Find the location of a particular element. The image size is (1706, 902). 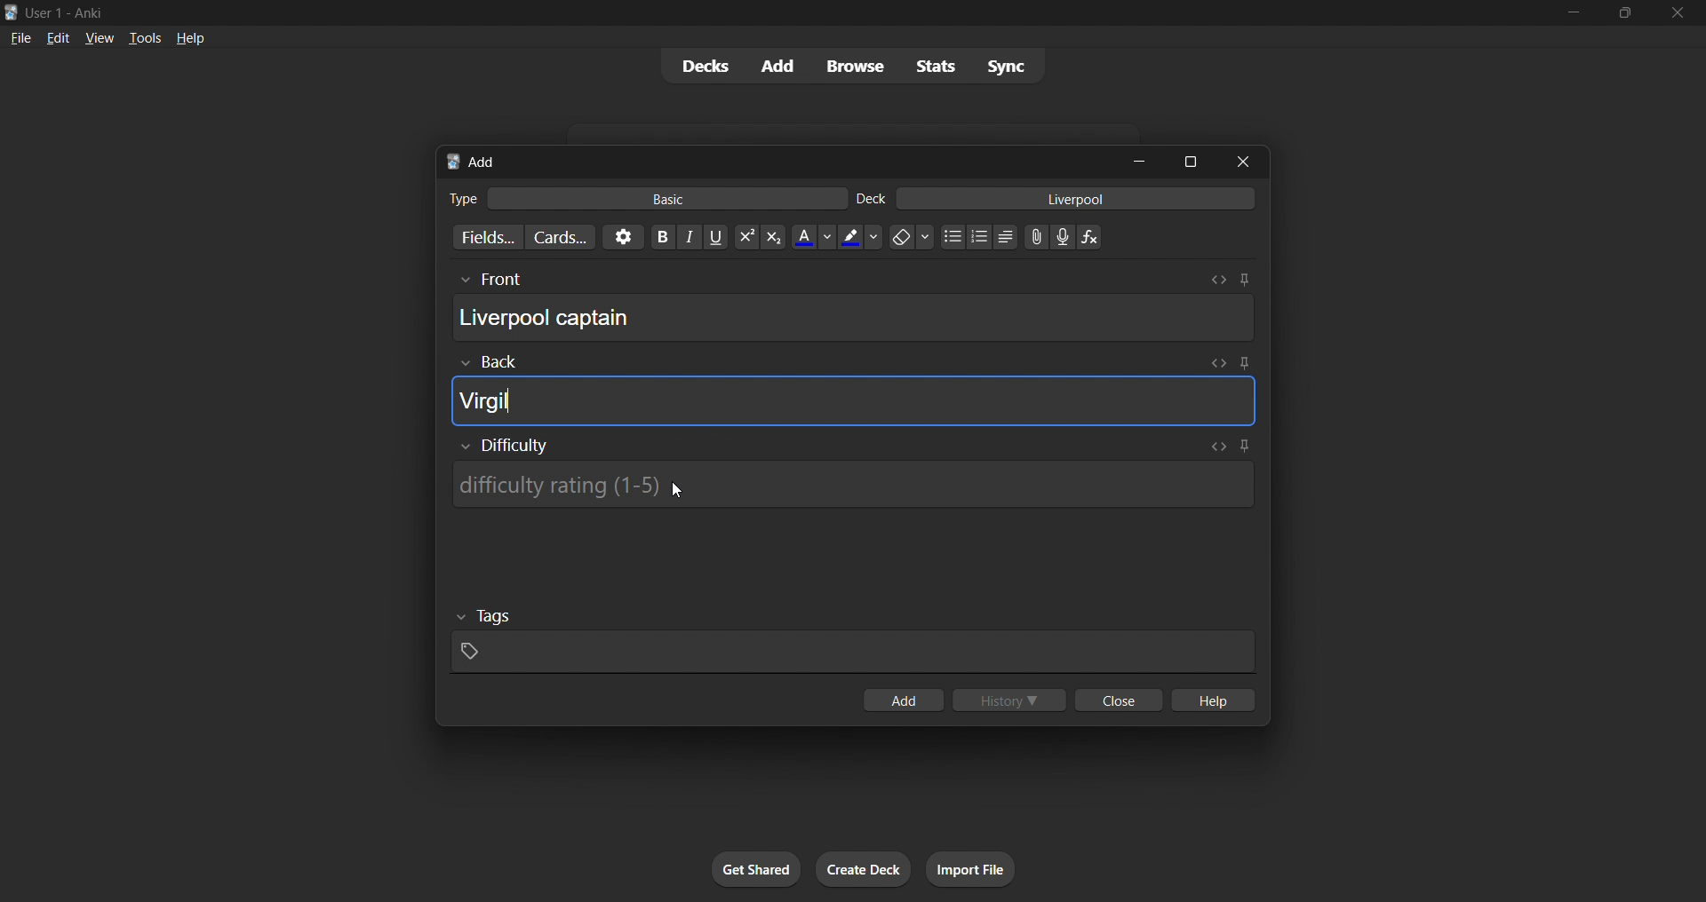

customize card templates is located at coordinates (560, 238).